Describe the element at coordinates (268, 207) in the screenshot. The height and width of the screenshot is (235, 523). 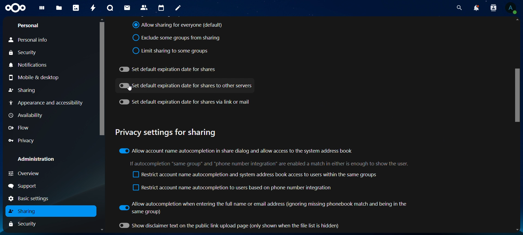
I see `allow autocompletion when entering the full name or email address` at that location.